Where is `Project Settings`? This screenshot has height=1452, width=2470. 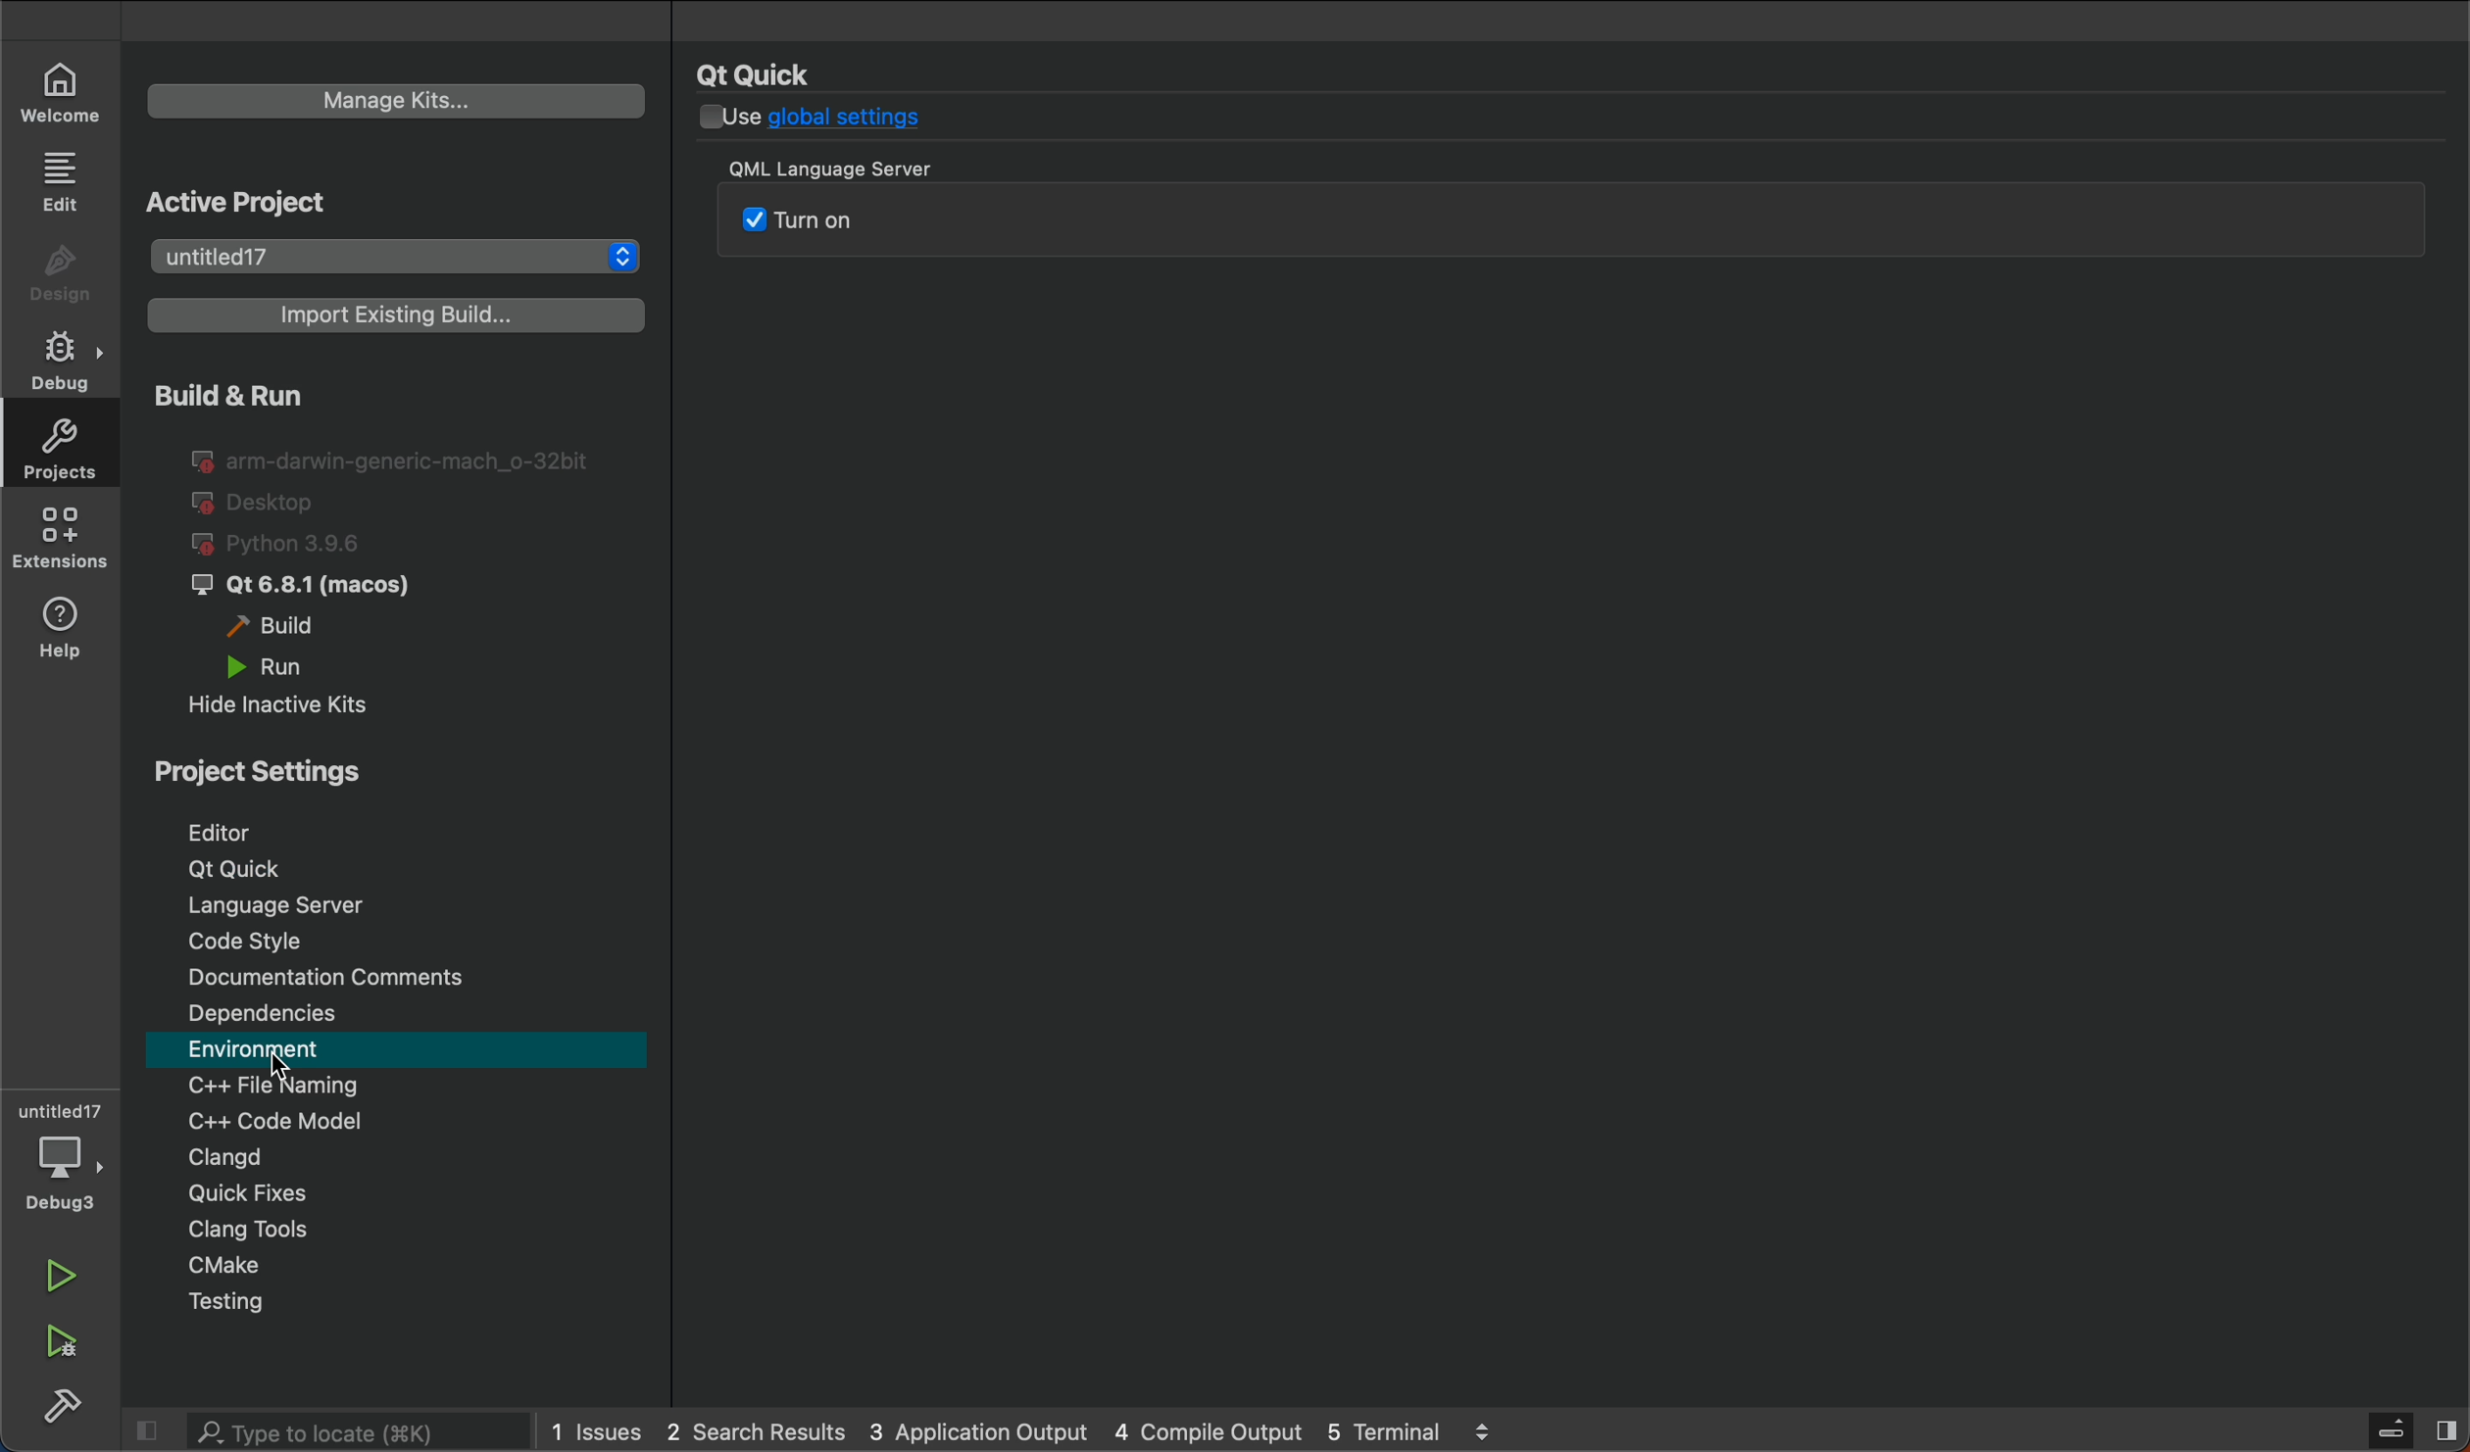
Project Settings is located at coordinates (385, 766).